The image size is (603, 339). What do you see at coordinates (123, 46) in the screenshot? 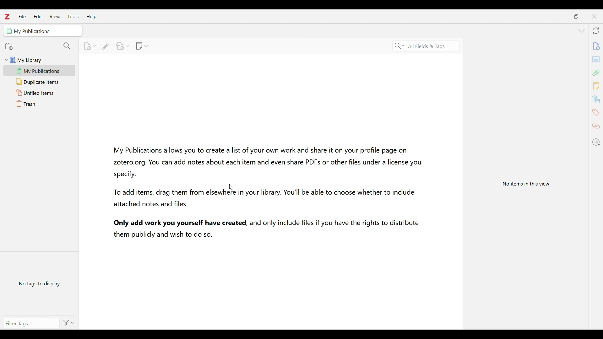
I see `Options to add attachment ` at bounding box center [123, 46].